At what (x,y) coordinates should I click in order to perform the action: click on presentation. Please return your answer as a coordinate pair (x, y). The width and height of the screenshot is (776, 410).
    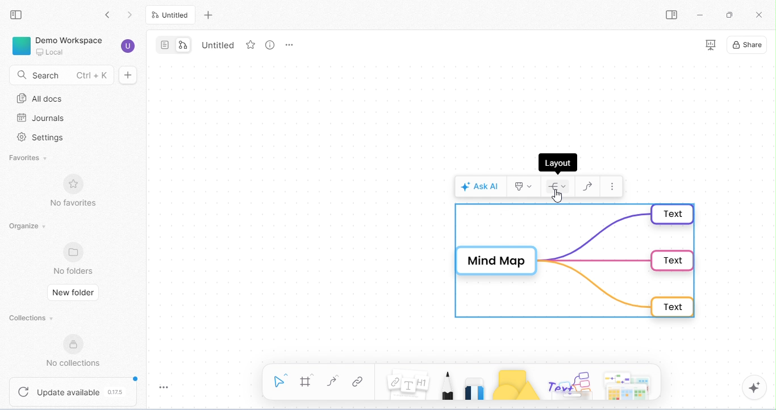
    Looking at the image, I should click on (708, 45).